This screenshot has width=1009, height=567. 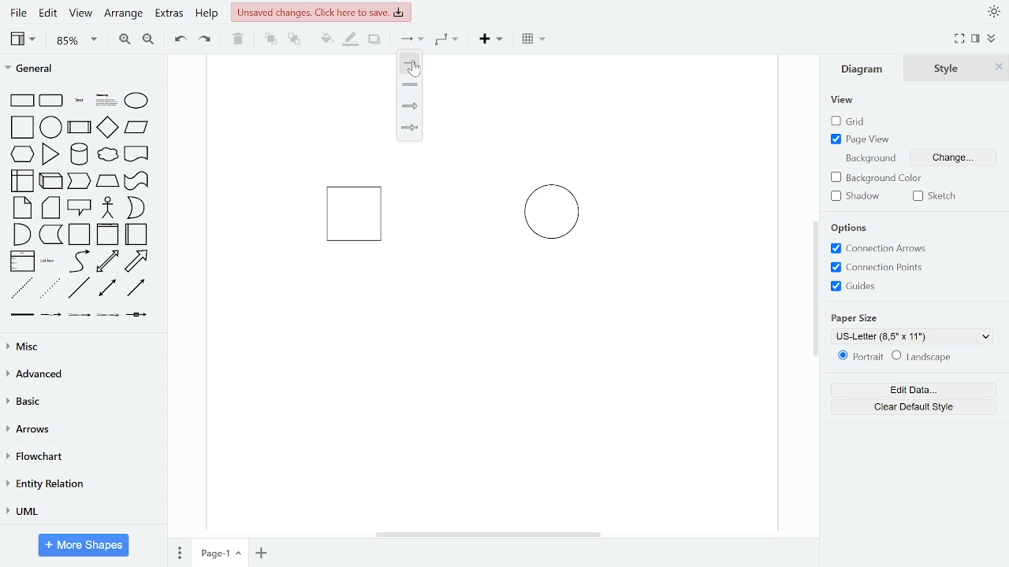 I want to click on delete, so click(x=238, y=39).